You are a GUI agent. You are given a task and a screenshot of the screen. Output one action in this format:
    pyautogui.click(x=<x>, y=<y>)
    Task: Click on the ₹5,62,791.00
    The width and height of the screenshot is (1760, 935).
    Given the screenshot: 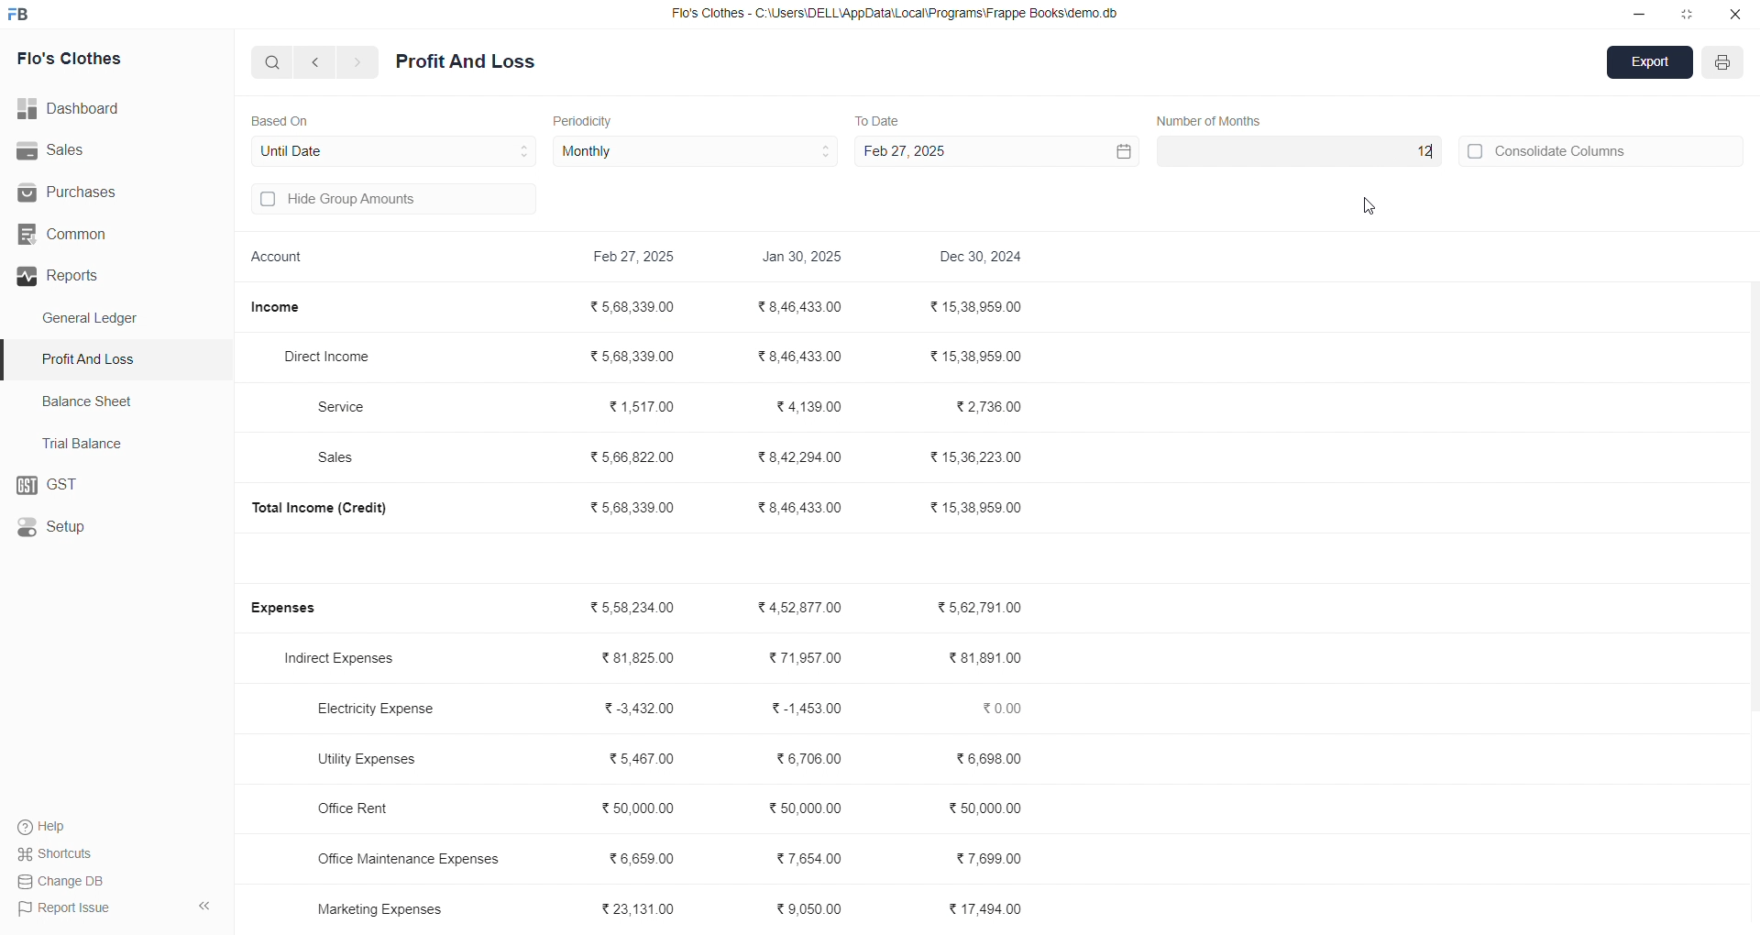 What is the action you would take?
    pyautogui.click(x=979, y=606)
    